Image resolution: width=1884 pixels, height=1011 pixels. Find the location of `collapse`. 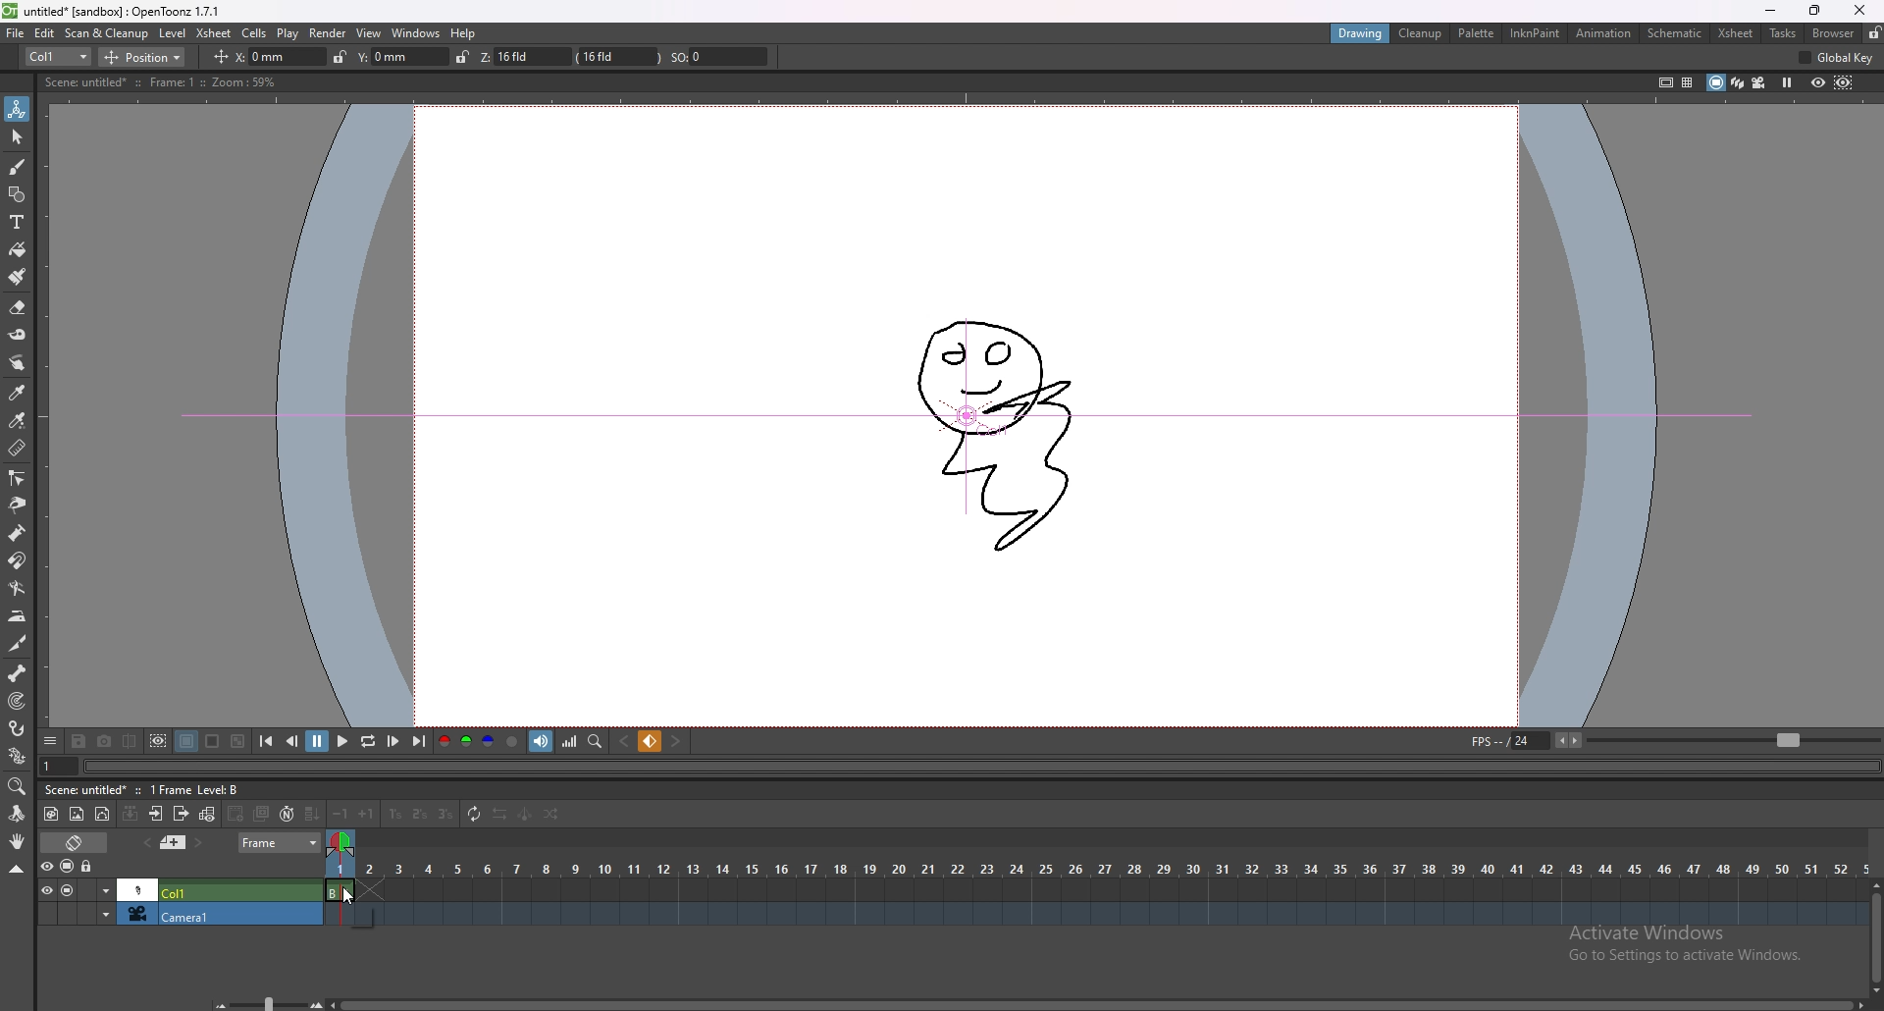

collapse is located at coordinates (131, 813).